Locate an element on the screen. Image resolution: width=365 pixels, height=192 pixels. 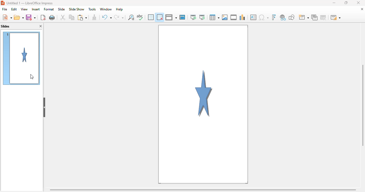
master slide is located at coordinates (183, 17).